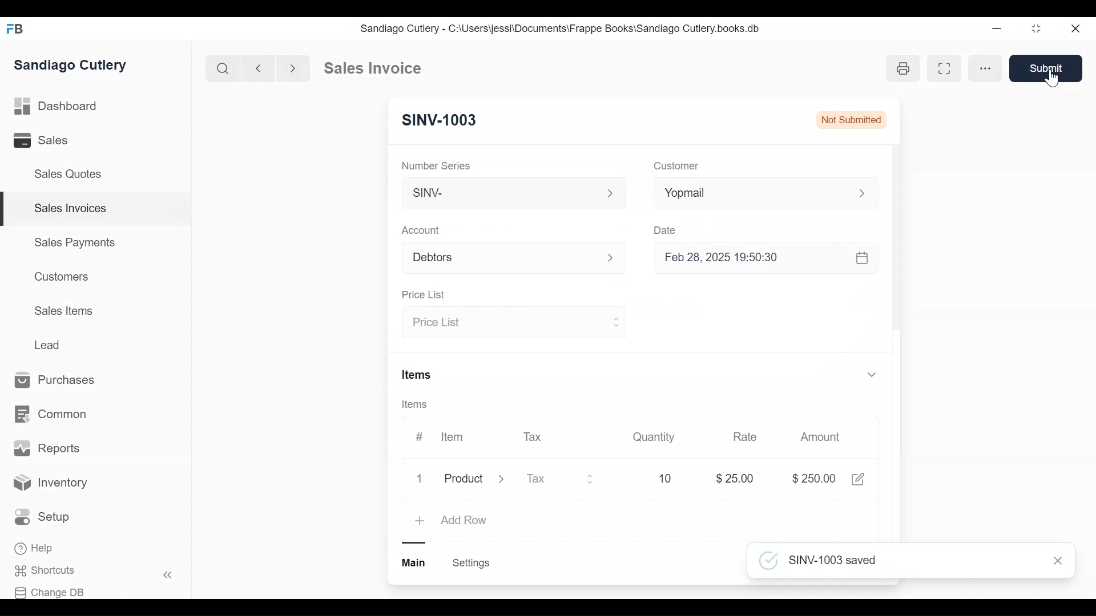 This screenshot has width=1096, height=616. What do you see at coordinates (415, 563) in the screenshot?
I see `main` at bounding box center [415, 563].